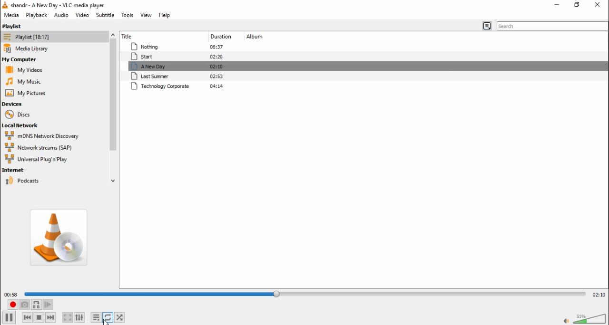 Image resolution: width=609 pixels, height=325 pixels. I want to click on subtitle, so click(105, 15).